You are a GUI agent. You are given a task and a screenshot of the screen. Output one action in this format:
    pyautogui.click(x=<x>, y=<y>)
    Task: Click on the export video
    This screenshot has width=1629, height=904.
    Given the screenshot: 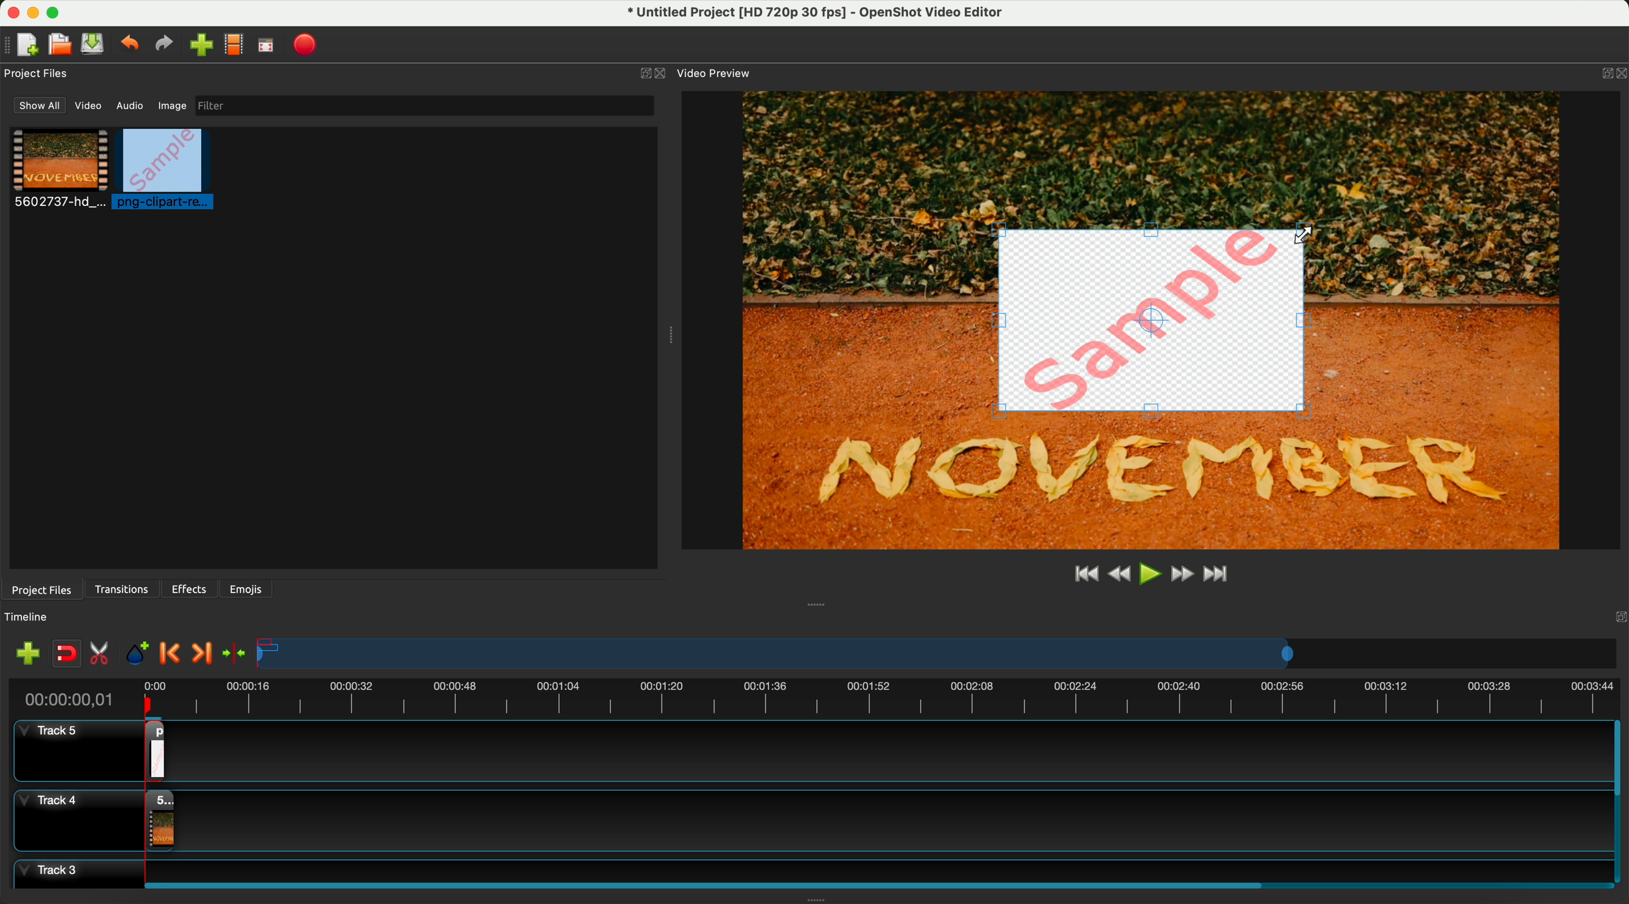 What is the action you would take?
    pyautogui.click(x=309, y=45)
    